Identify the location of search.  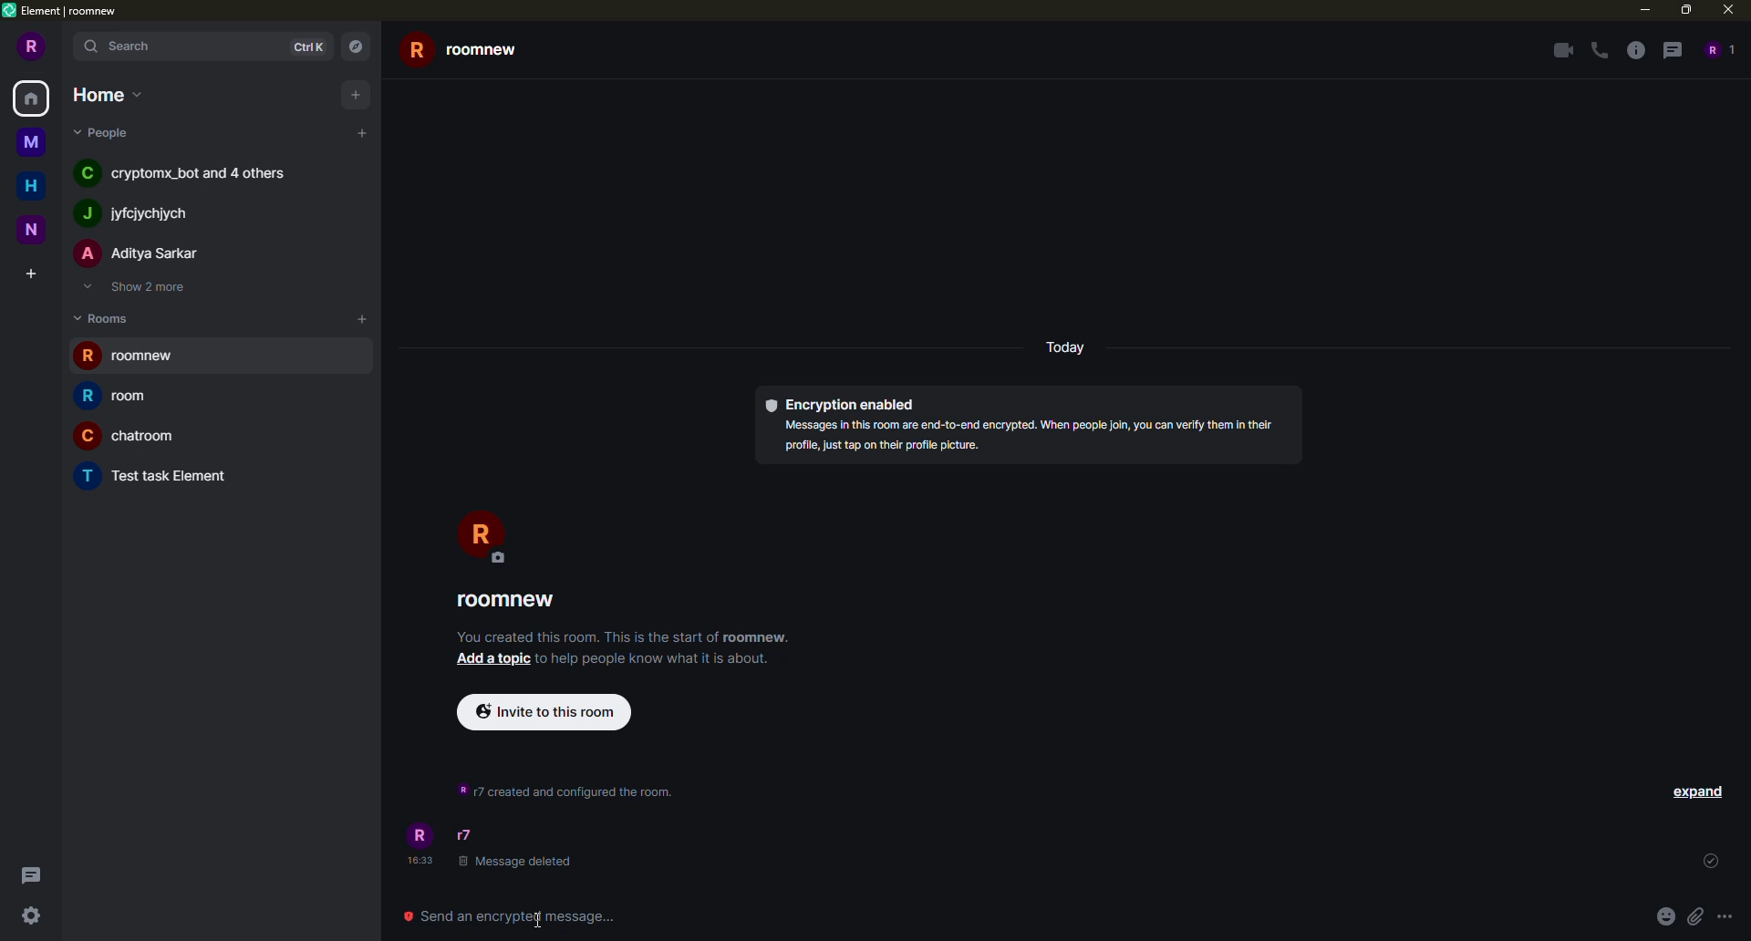
(132, 48).